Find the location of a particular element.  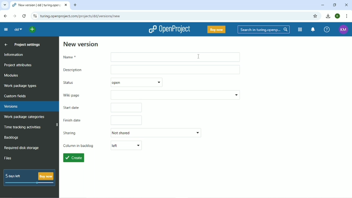

Forward is located at coordinates (15, 16).